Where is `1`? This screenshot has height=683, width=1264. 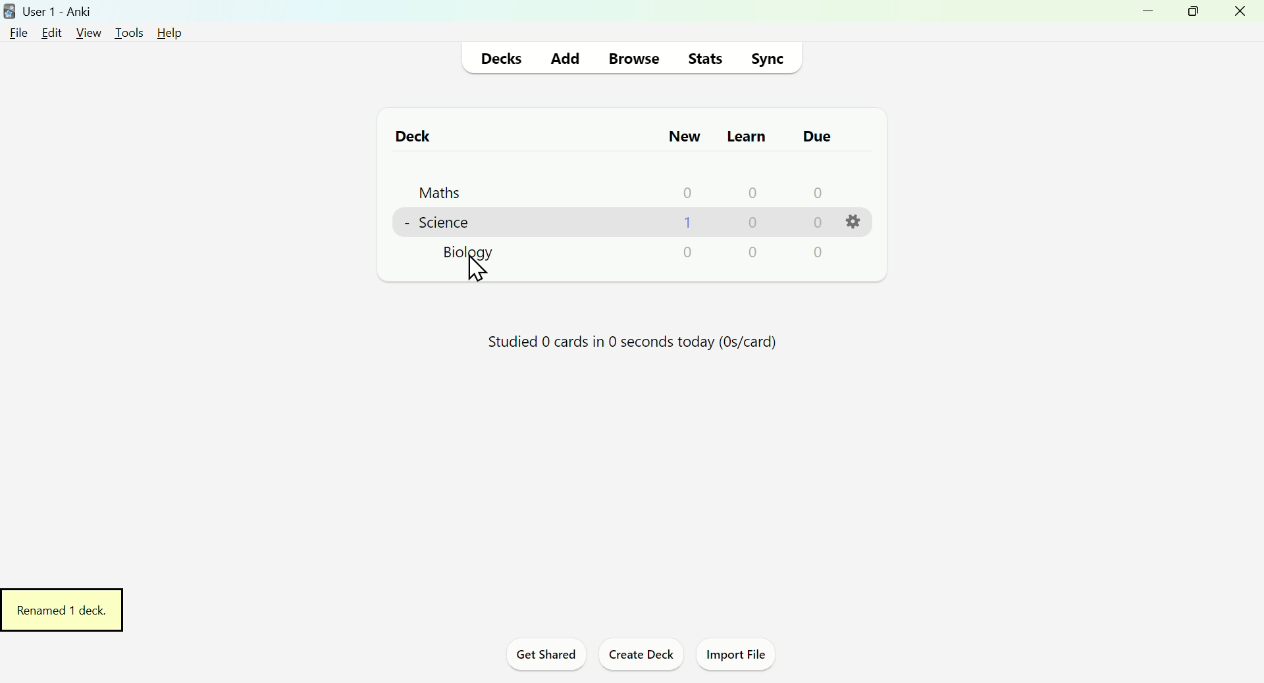 1 is located at coordinates (687, 222).